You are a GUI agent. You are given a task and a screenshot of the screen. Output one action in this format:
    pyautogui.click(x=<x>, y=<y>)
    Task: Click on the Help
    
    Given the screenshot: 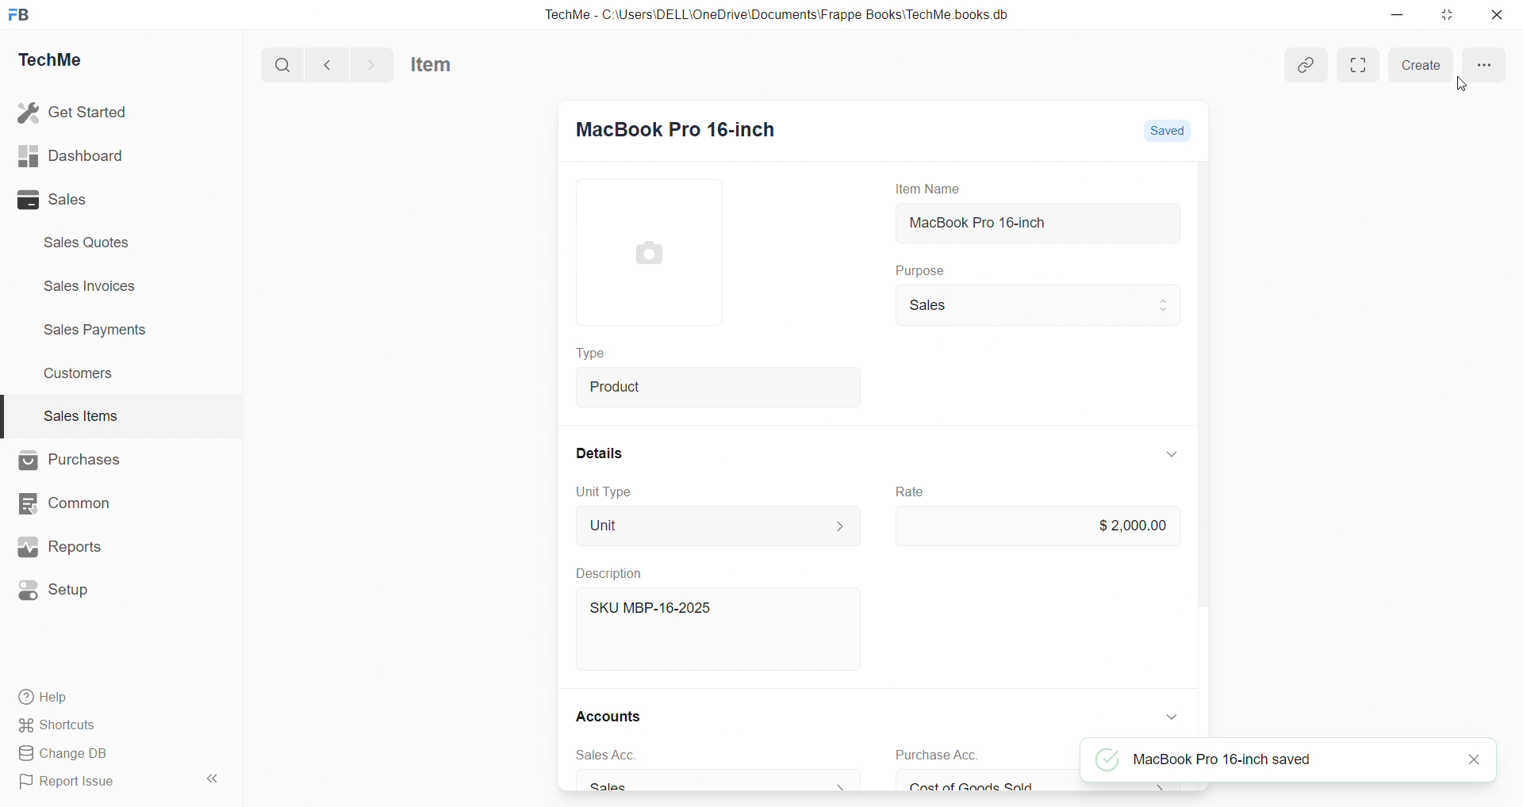 What is the action you would take?
    pyautogui.click(x=45, y=698)
    